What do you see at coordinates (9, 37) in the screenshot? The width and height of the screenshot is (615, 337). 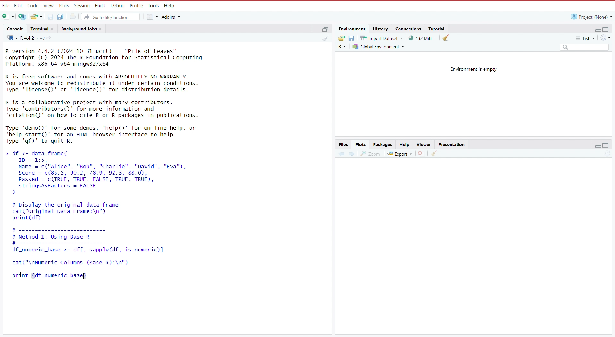 I see `language select` at bounding box center [9, 37].